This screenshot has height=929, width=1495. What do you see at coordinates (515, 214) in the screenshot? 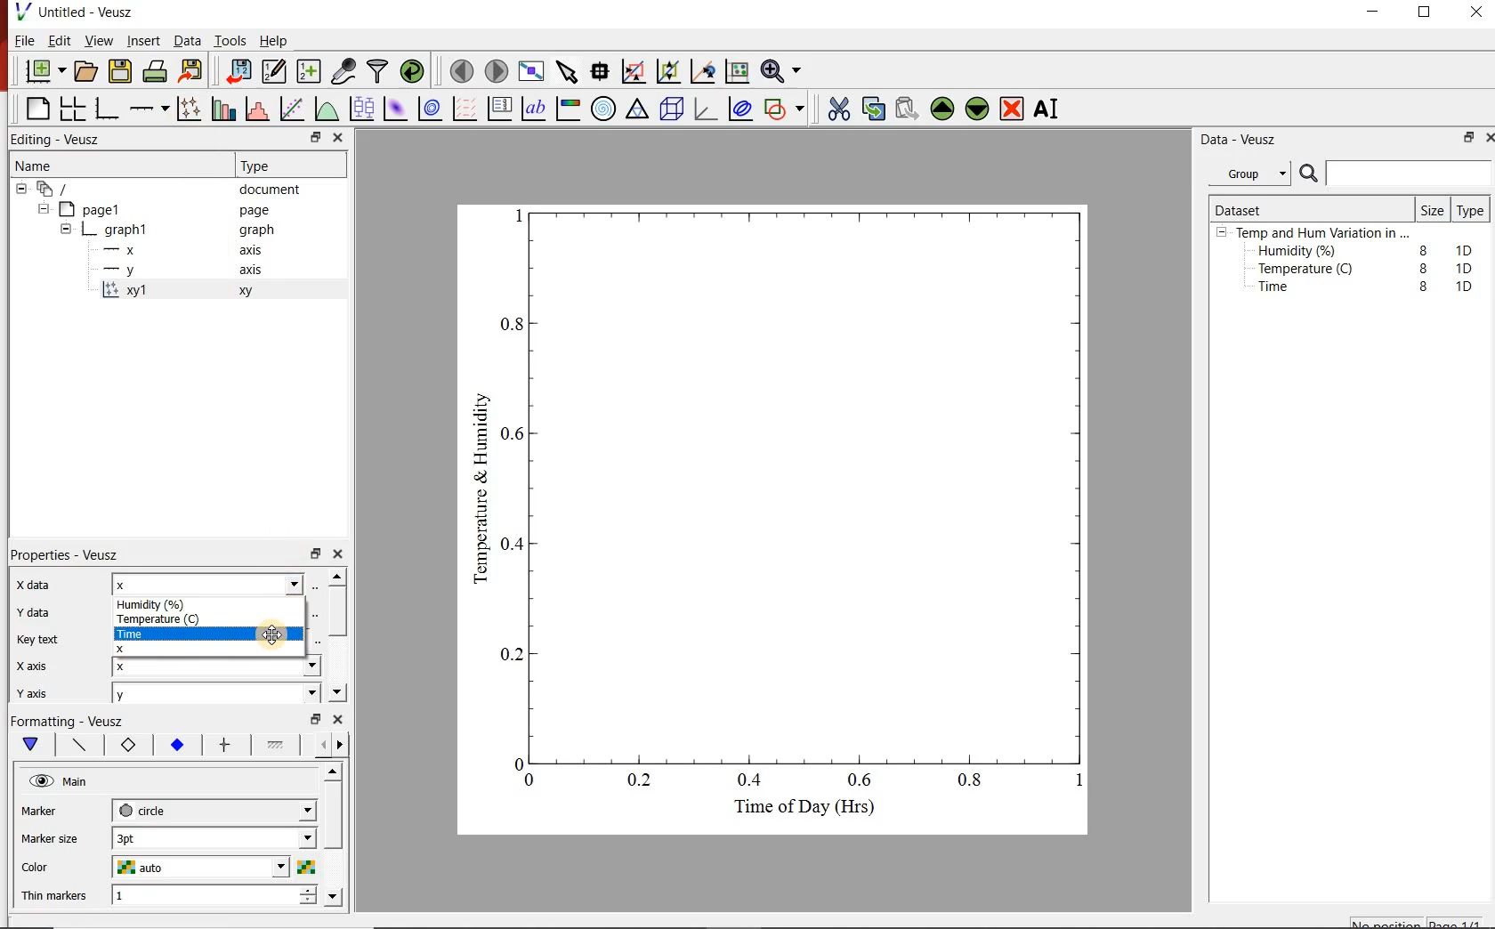
I see `1` at bounding box center [515, 214].